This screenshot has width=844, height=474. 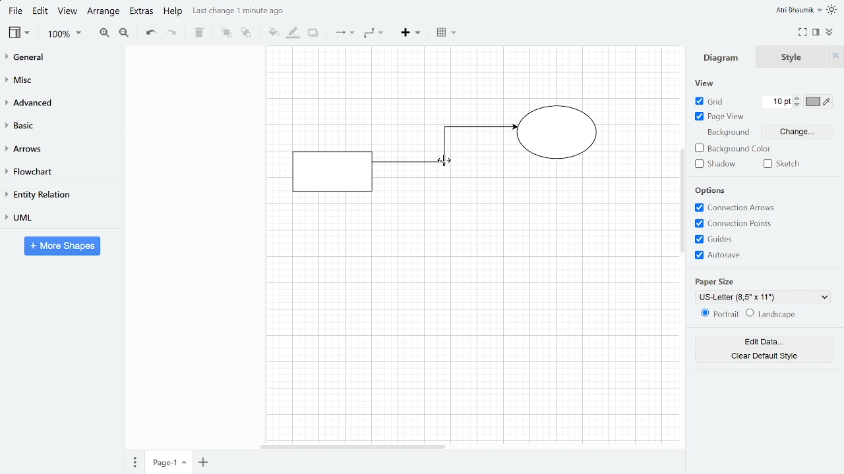 What do you see at coordinates (134, 462) in the screenshot?
I see `Pages` at bounding box center [134, 462].